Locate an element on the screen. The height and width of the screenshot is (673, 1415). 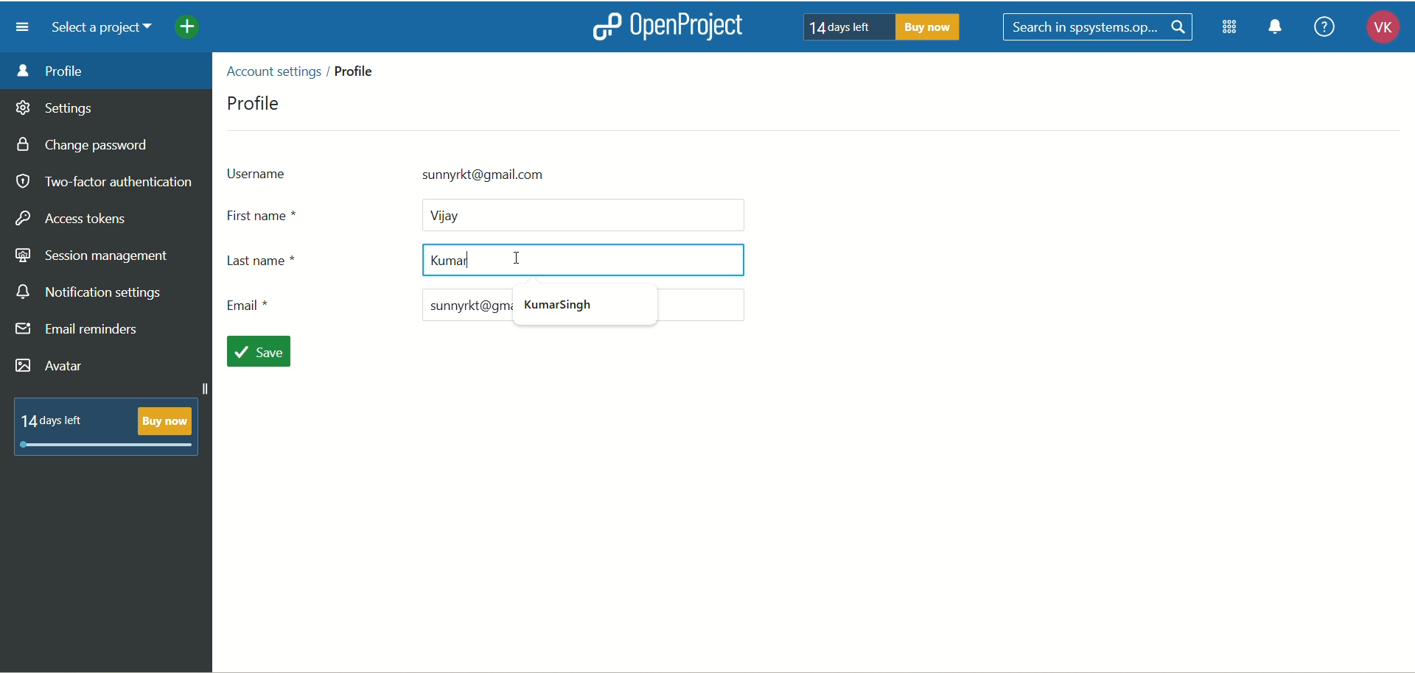
cursor is located at coordinates (520, 257).